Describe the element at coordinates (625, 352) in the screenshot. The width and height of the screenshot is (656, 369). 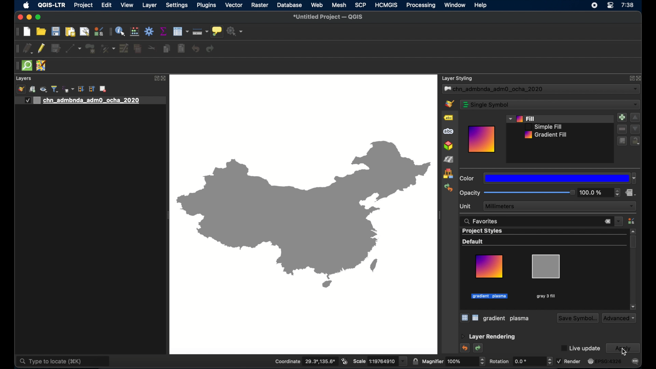
I see `cursor` at that location.